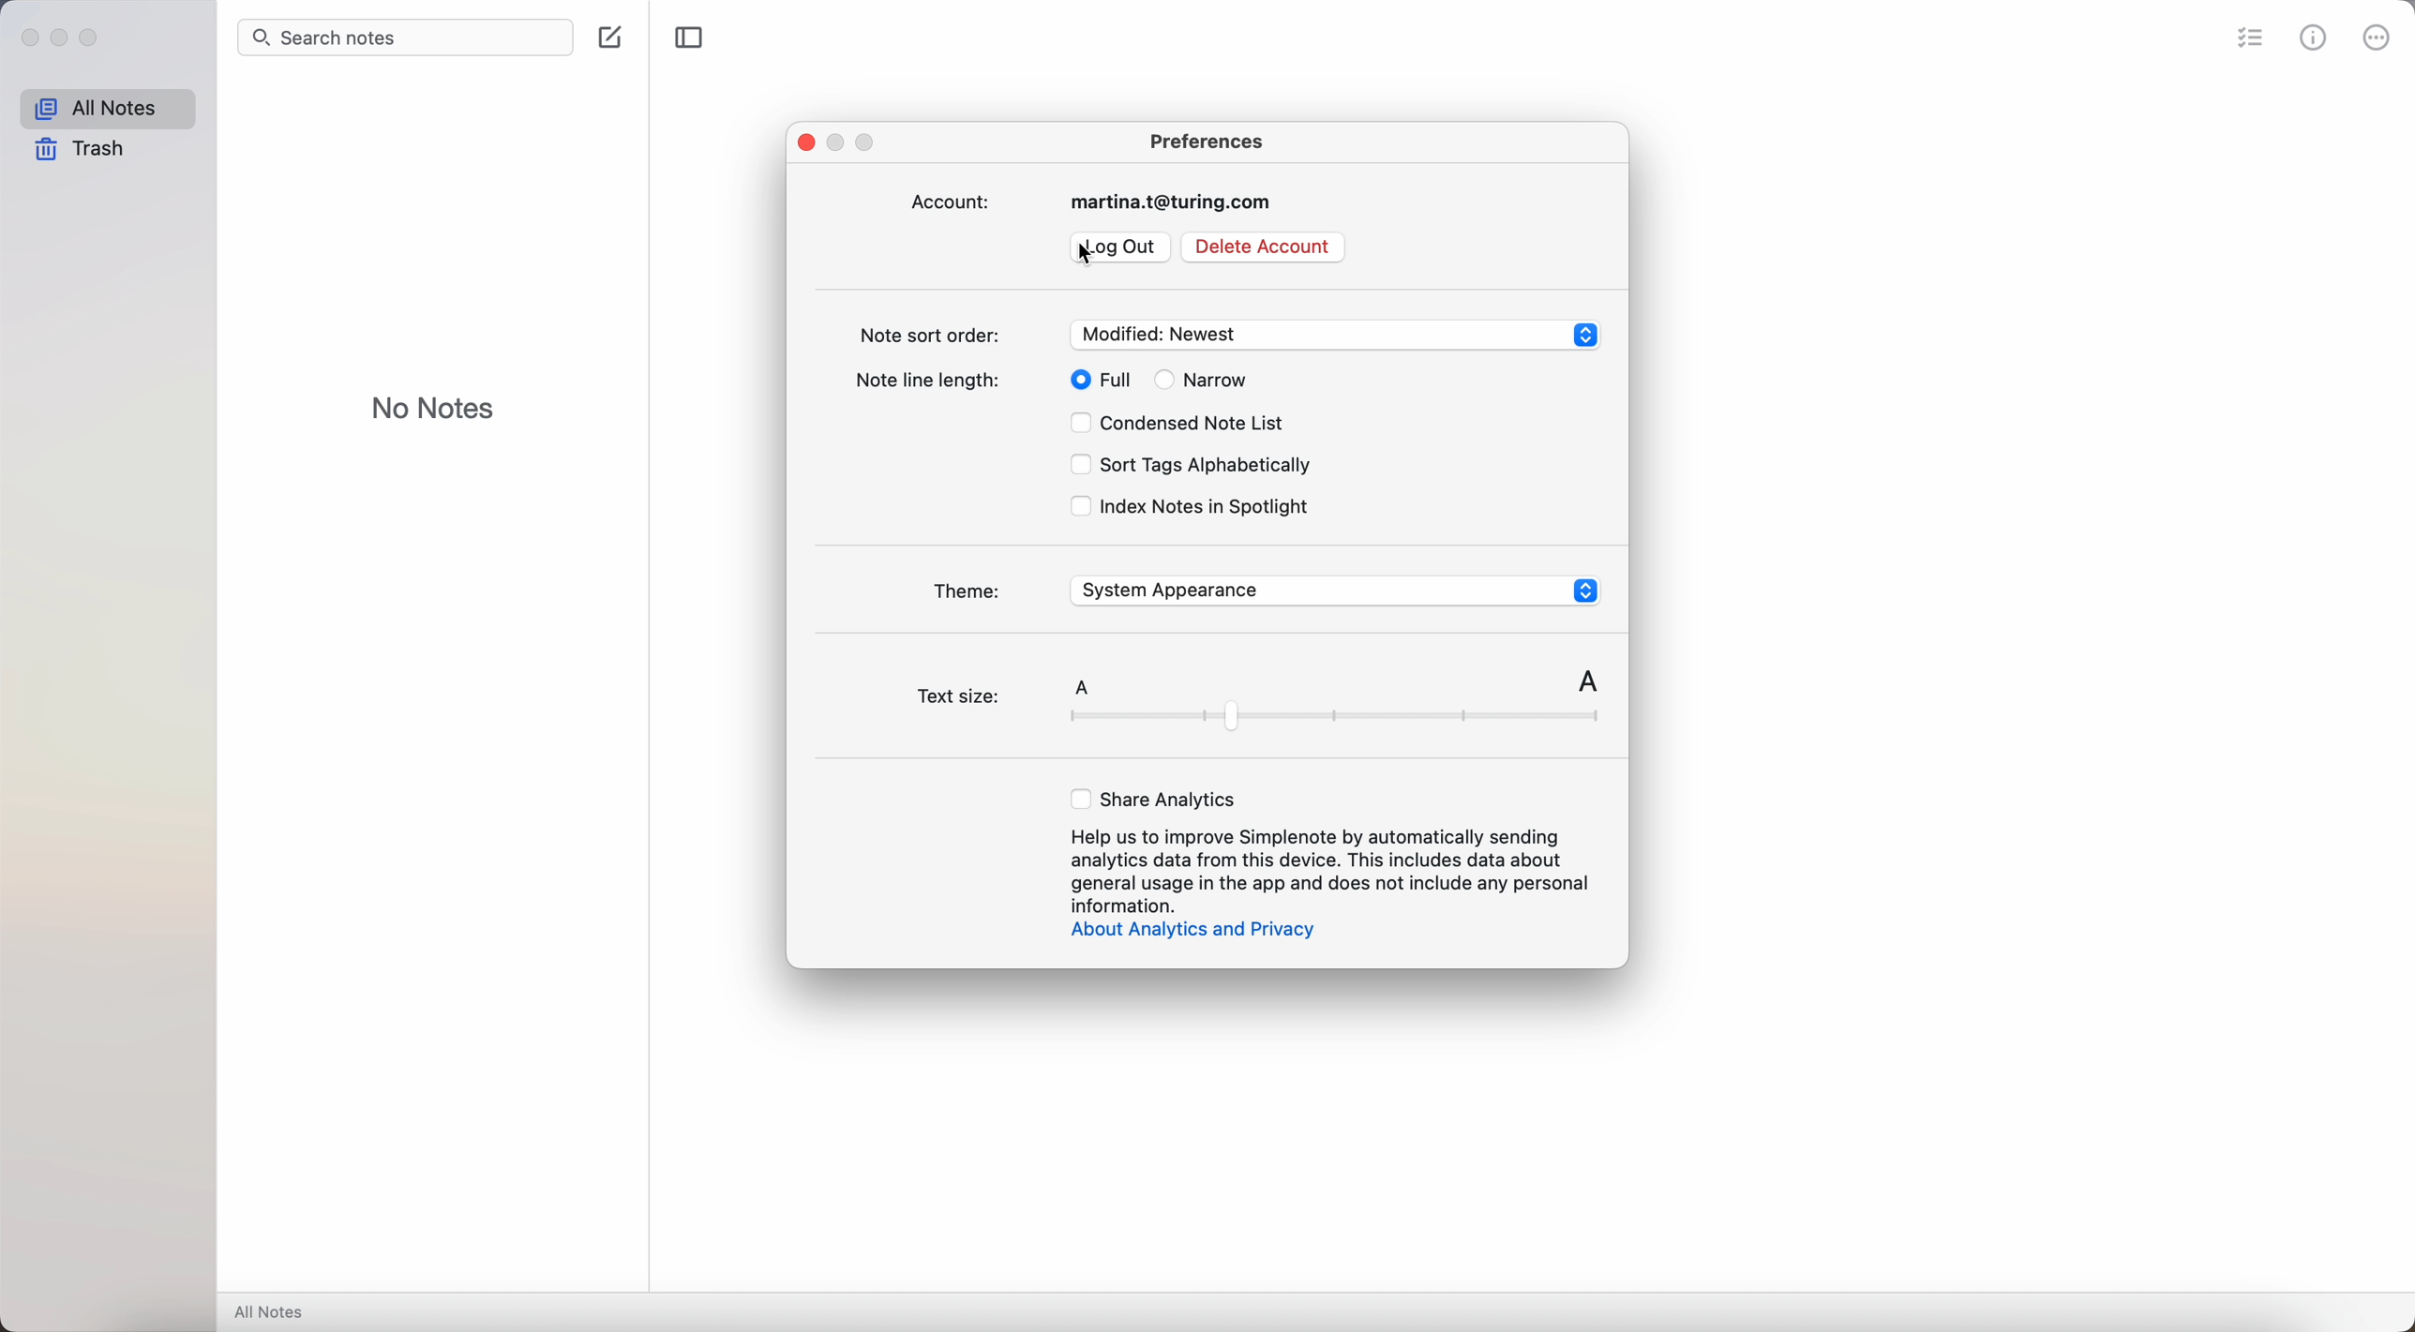  I want to click on full, so click(1114, 381).